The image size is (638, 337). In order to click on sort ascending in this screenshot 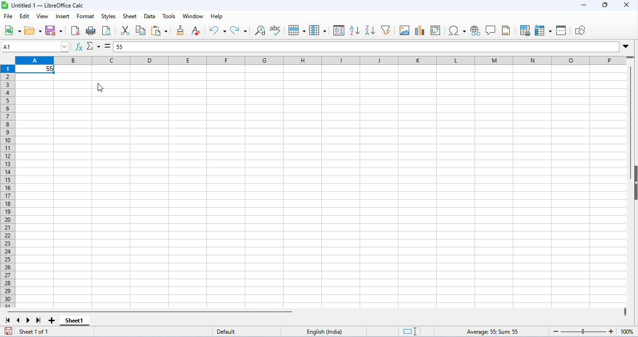, I will do `click(354, 30)`.